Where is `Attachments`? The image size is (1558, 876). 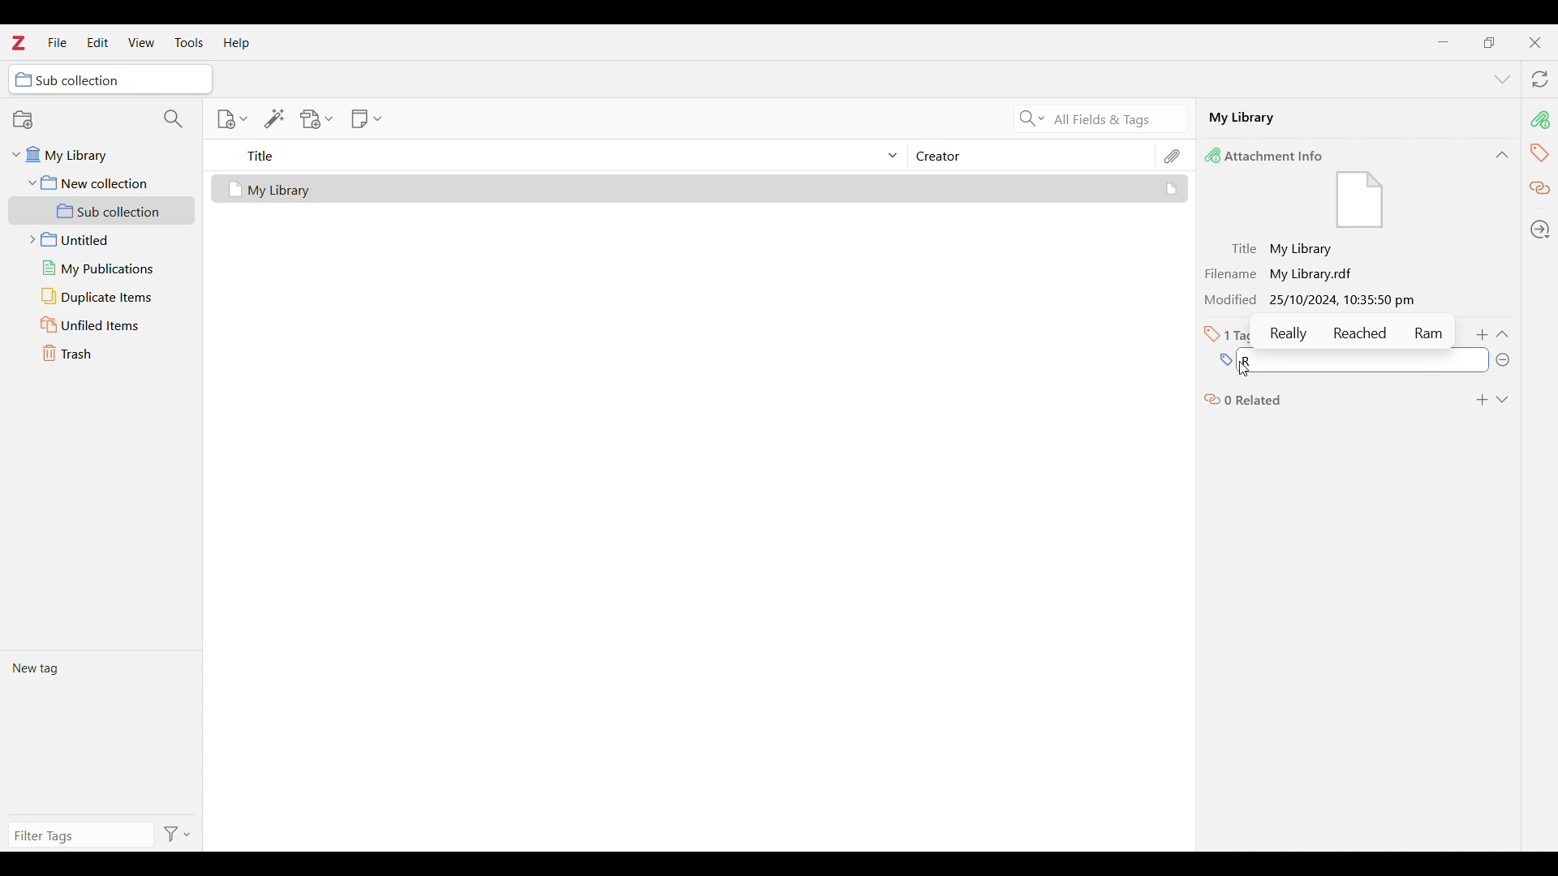 Attachments is located at coordinates (1173, 156).